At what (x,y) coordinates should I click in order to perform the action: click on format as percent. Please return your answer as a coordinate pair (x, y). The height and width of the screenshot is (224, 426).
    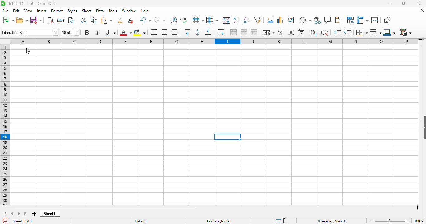
    Looking at the image, I should click on (280, 32).